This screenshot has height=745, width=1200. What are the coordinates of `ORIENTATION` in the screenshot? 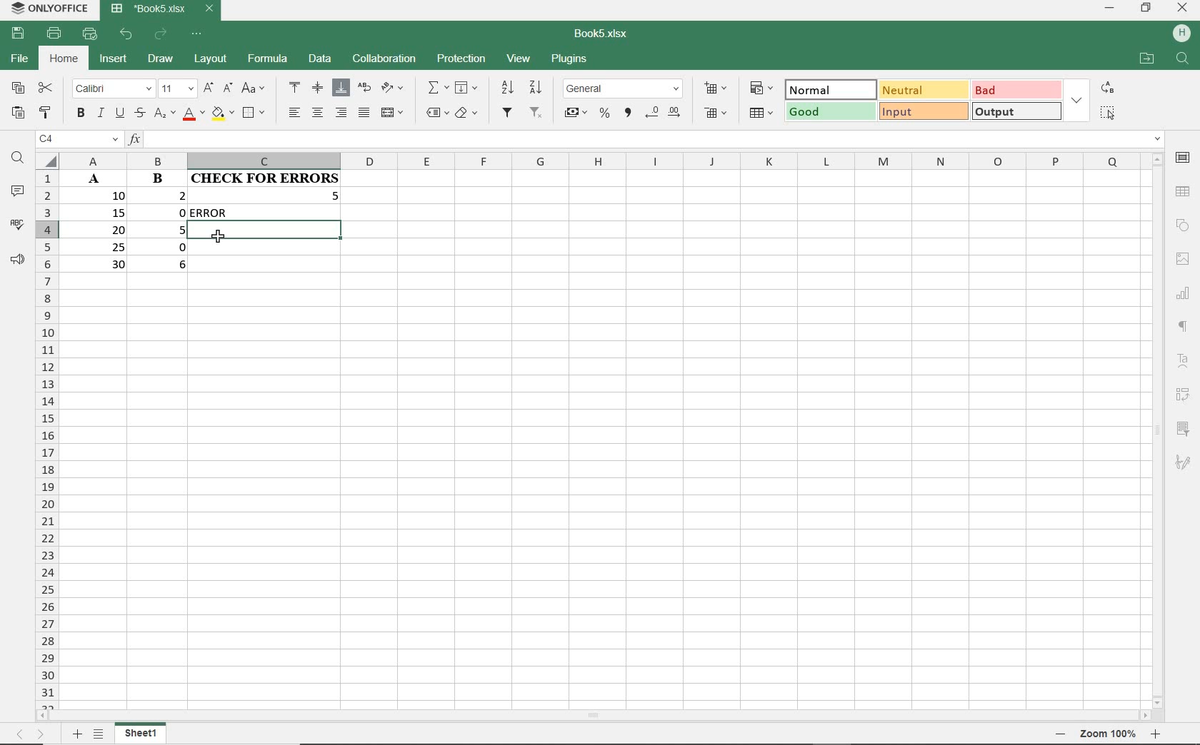 It's located at (392, 88).